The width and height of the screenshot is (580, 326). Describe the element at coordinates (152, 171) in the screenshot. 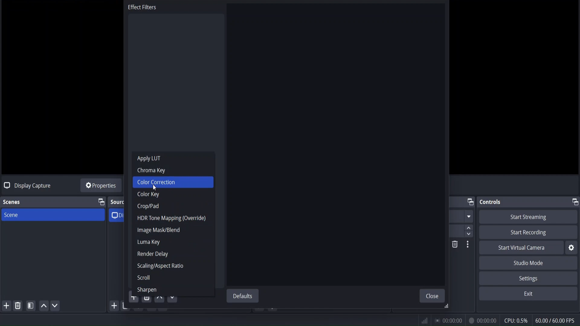

I see `chroma key` at that location.